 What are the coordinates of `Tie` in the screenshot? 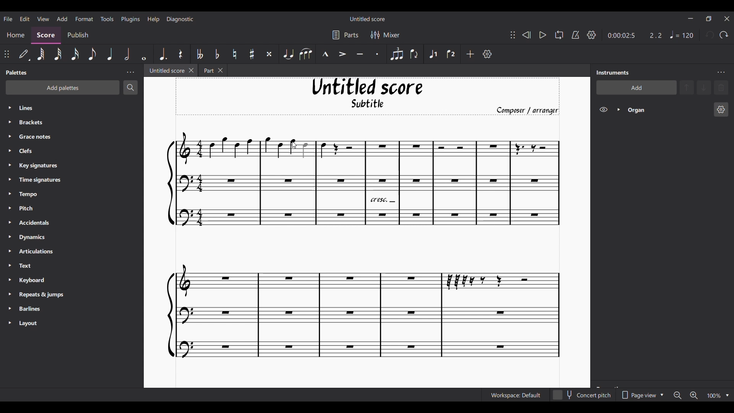 It's located at (288, 54).